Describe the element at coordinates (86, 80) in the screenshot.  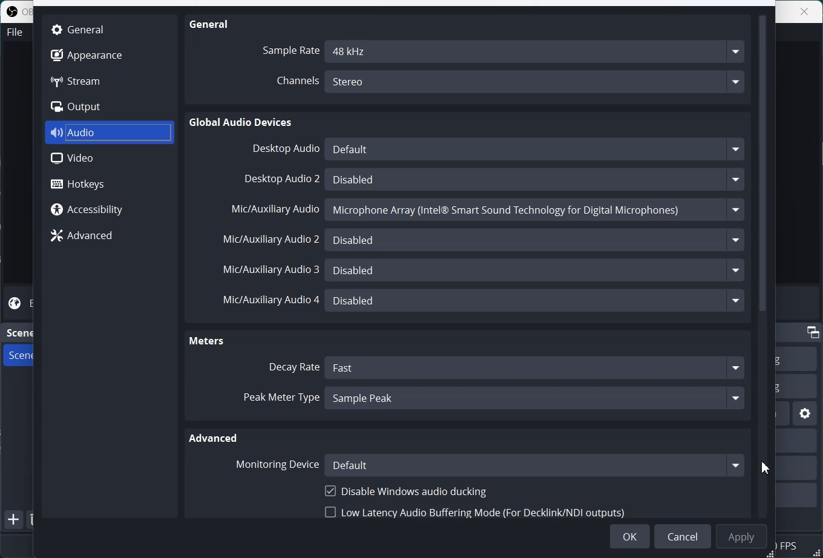
I see `Stream` at that location.